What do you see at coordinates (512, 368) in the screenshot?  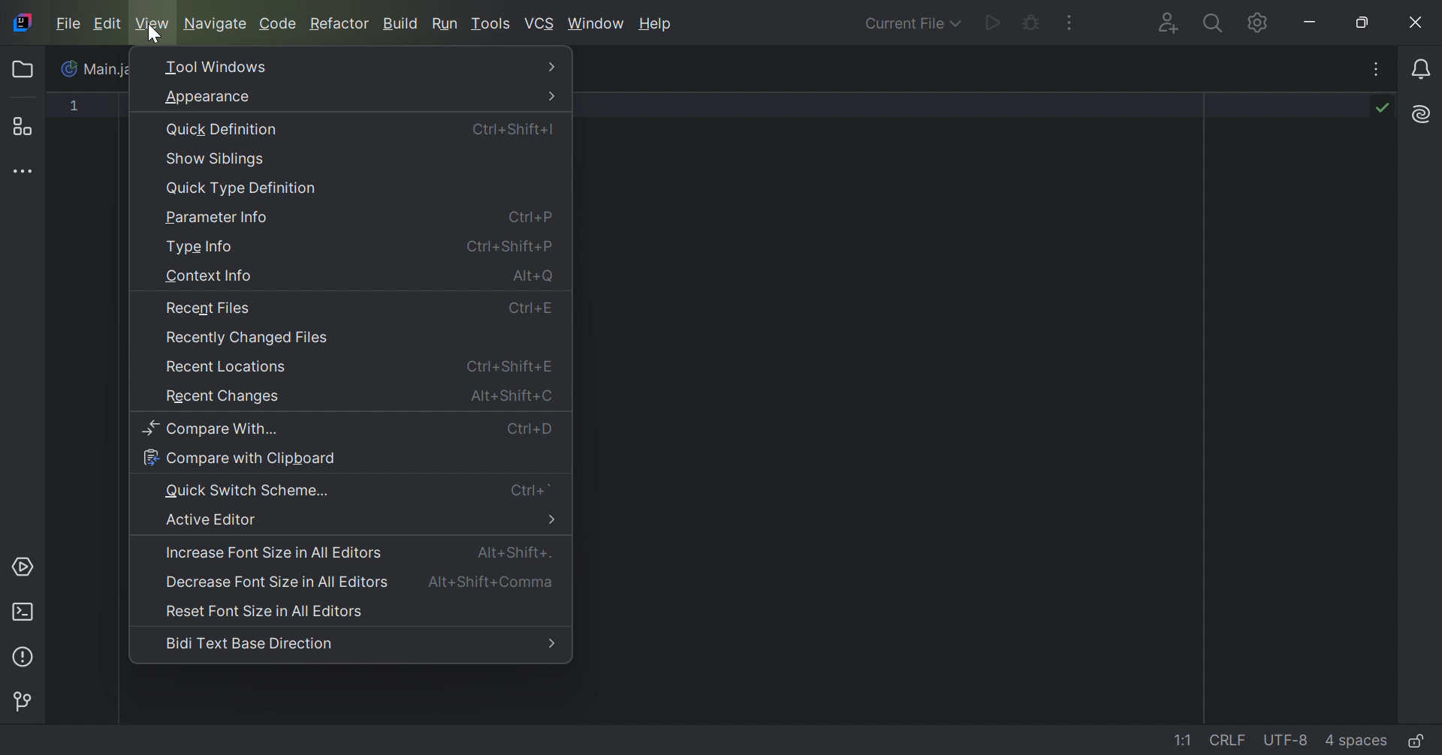 I see `Ctrl+Shift+E` at bounding box center [512, 368].